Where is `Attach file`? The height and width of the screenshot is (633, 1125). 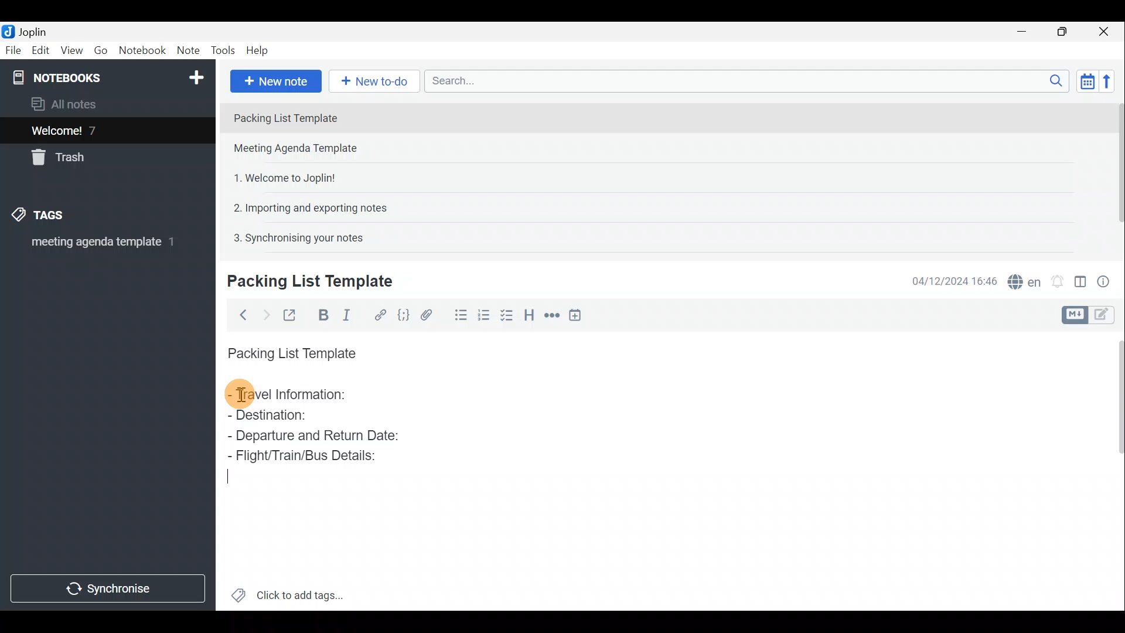 Attach file is located at coordinates (427, 314).